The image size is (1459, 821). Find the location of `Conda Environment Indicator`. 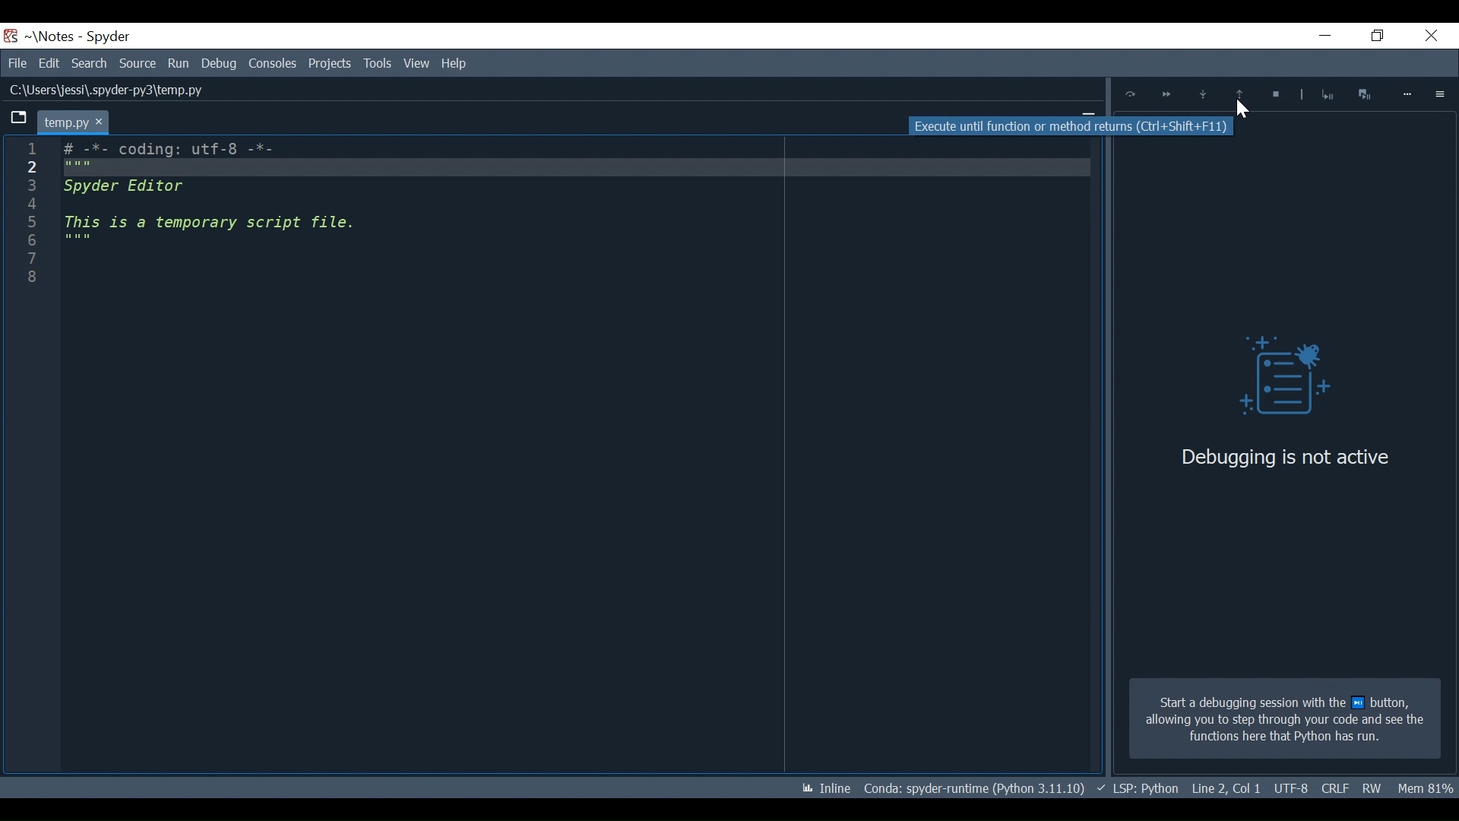

Conda Environment Indicator is located at coordinates (973, 788).